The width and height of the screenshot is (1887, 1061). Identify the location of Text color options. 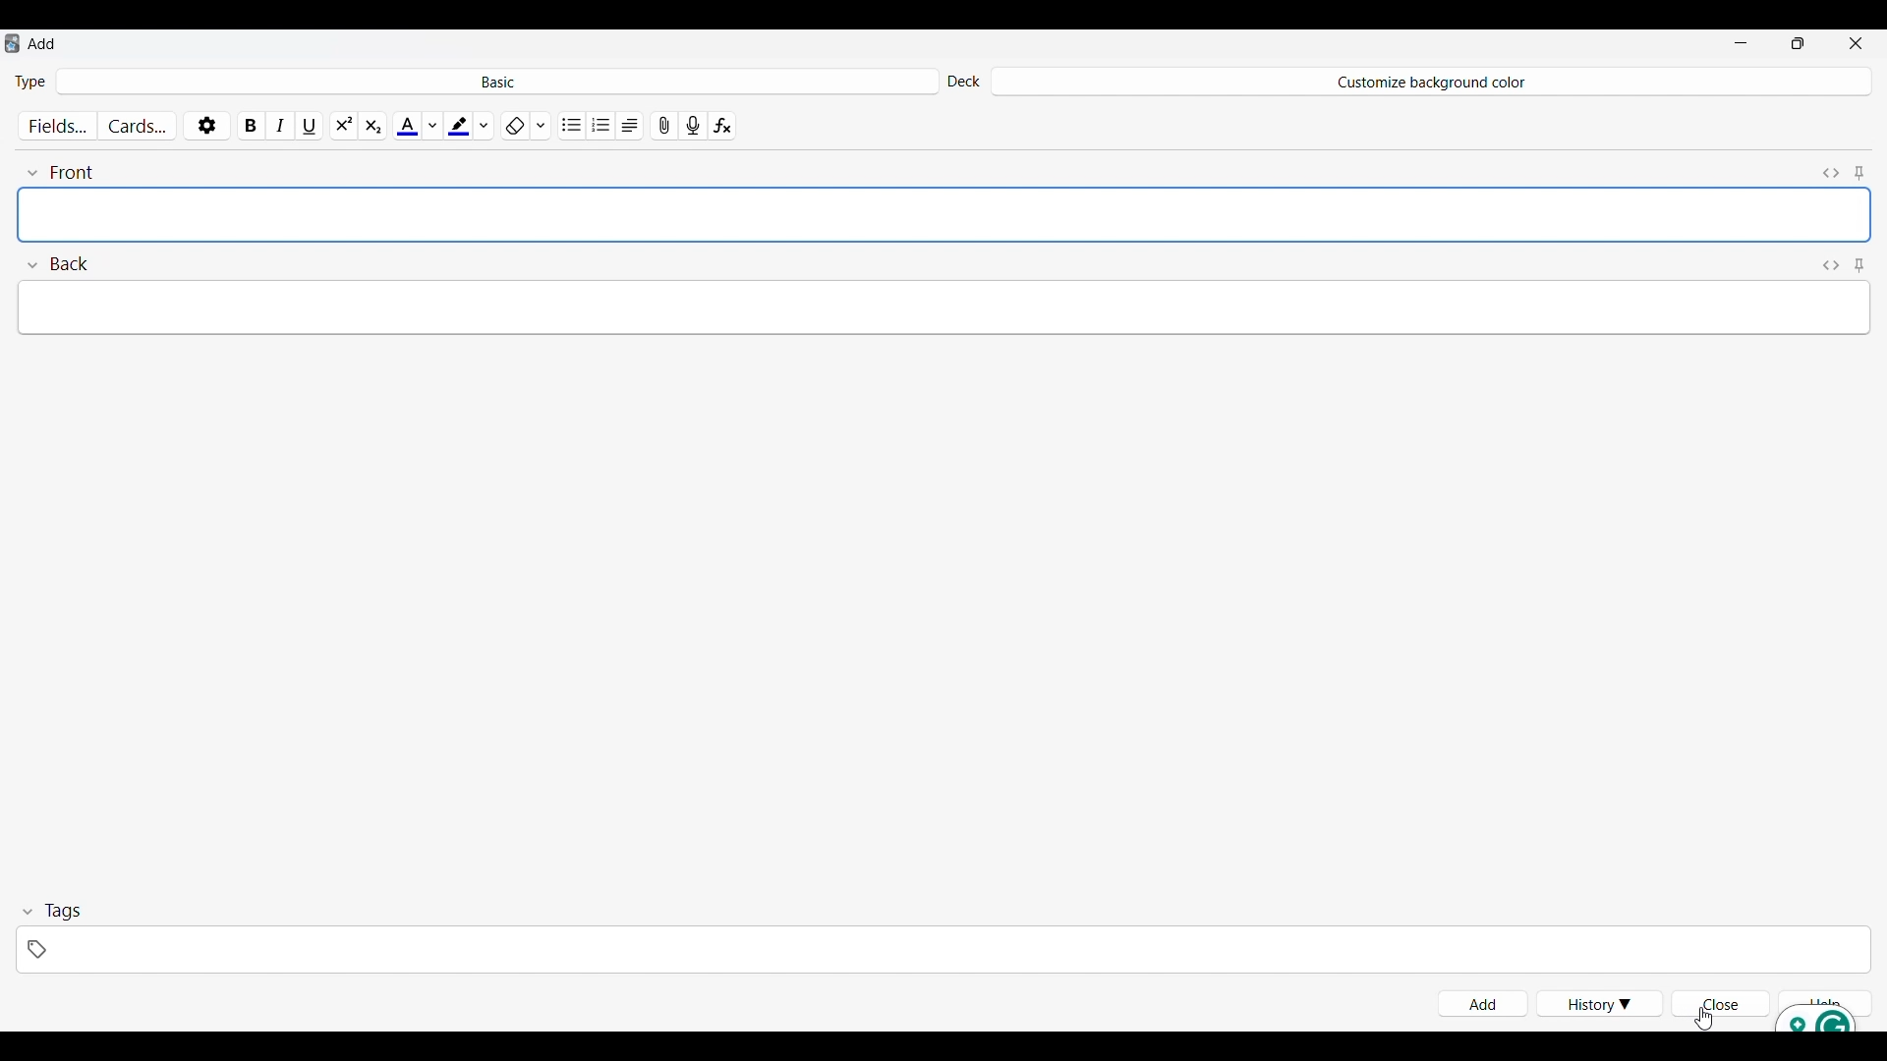
(431, 123).